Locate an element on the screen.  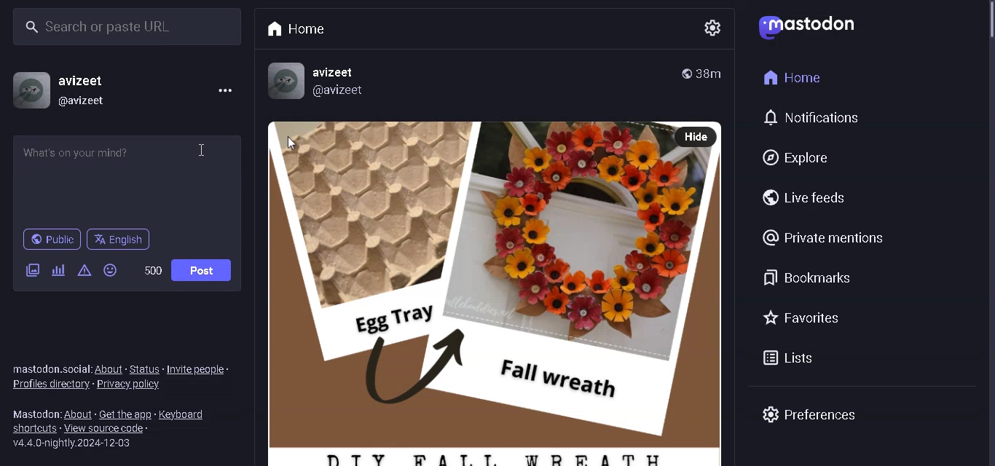
explore is located at coordinates (791, 159).